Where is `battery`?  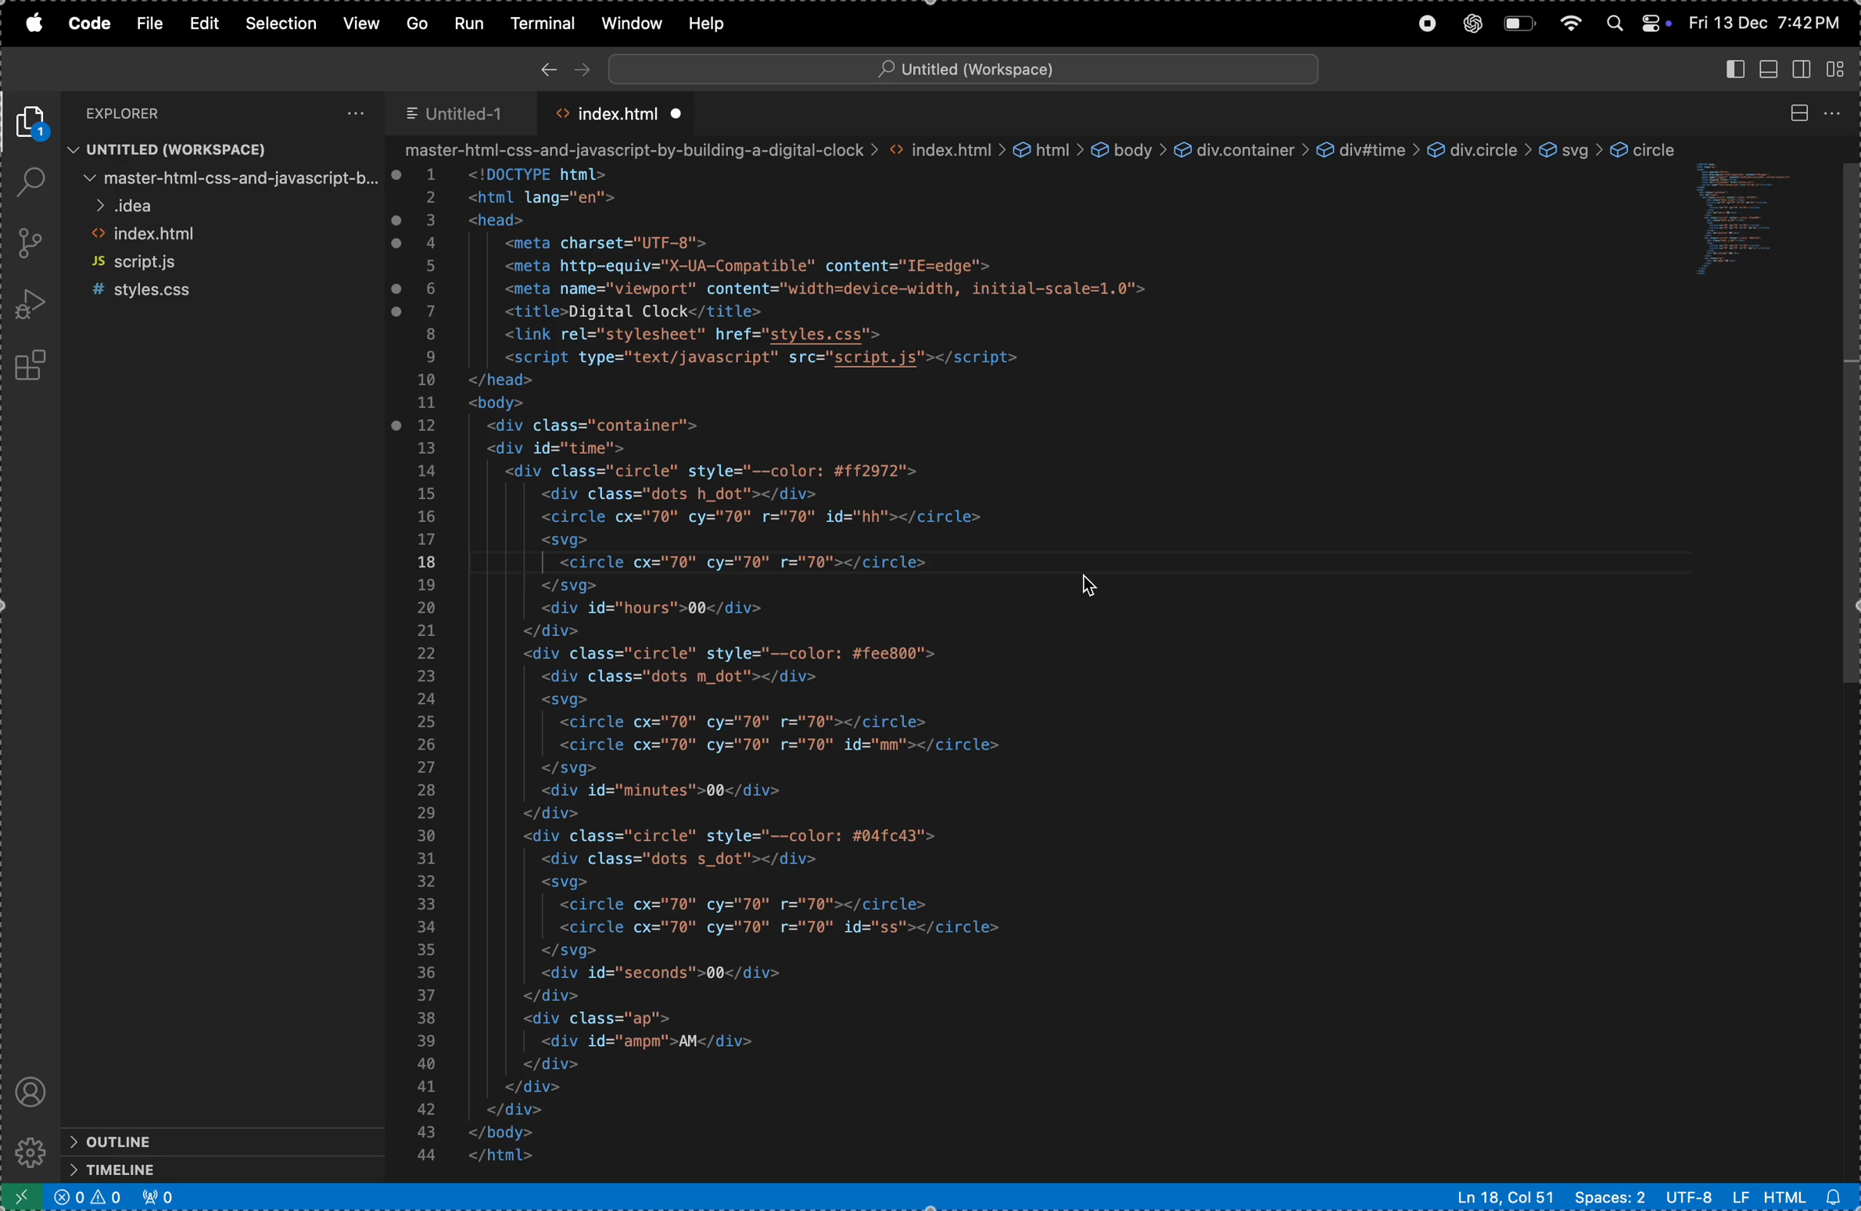
battery is located at coordinates (1522, 23).